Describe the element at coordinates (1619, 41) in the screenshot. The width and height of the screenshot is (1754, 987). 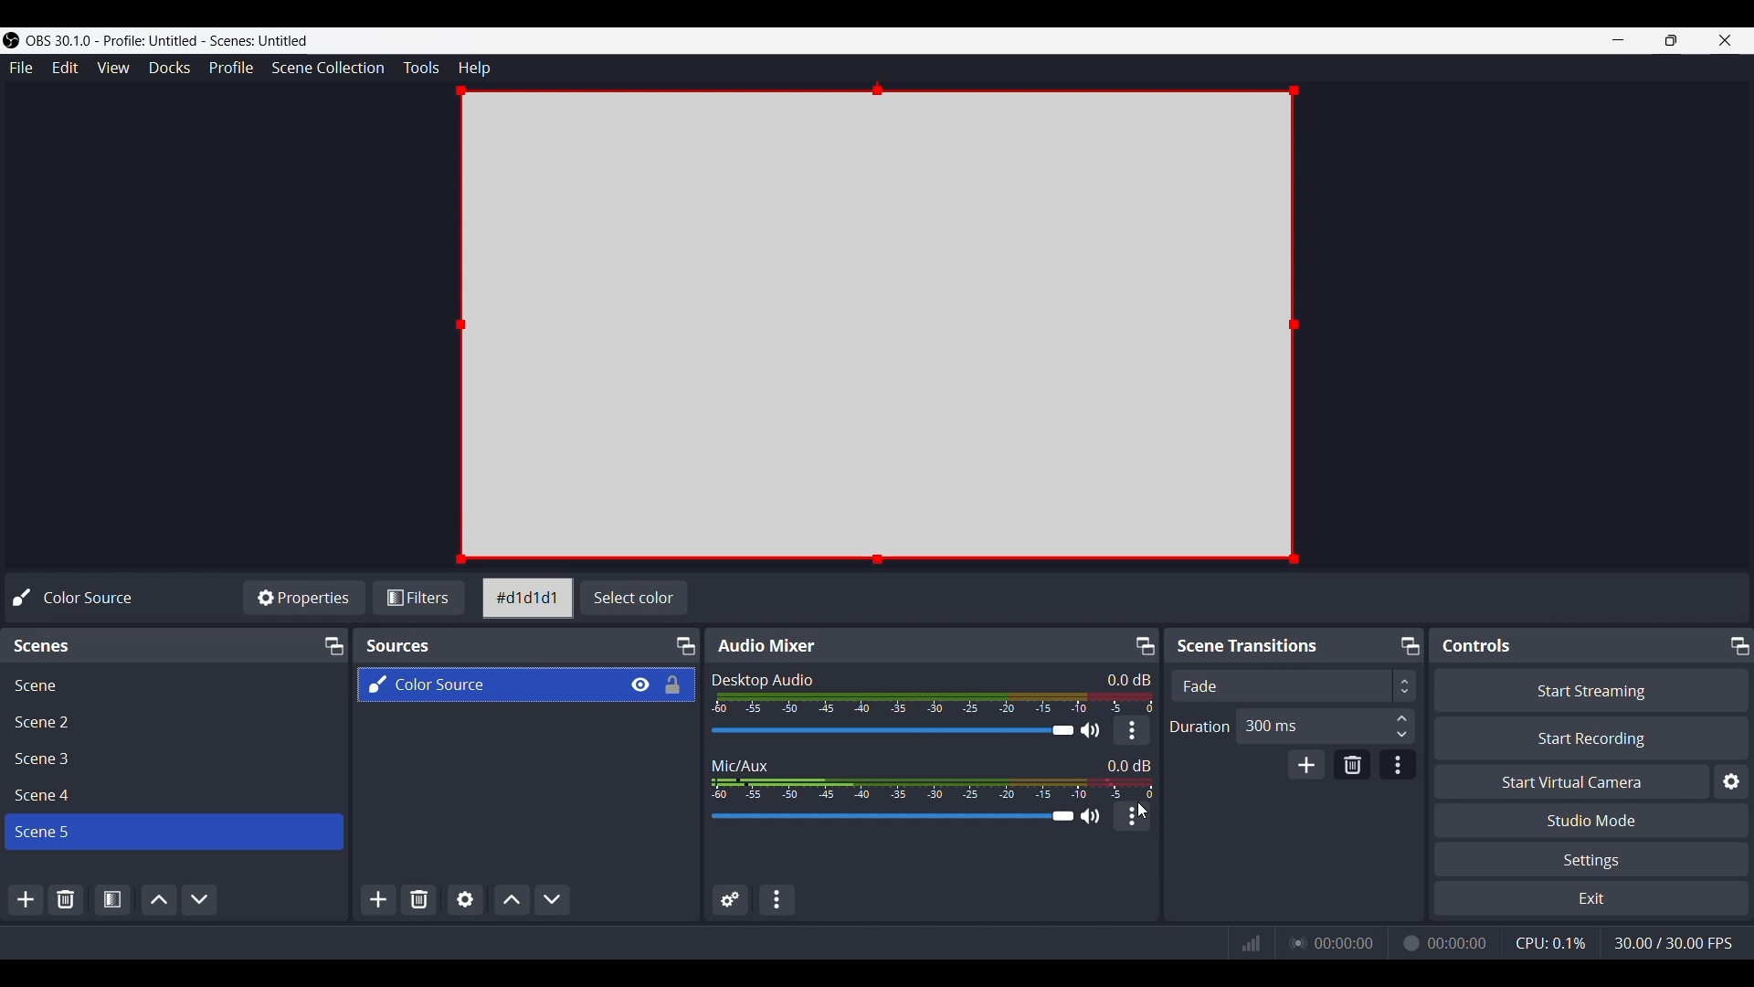
I see `Minimize` at that location.